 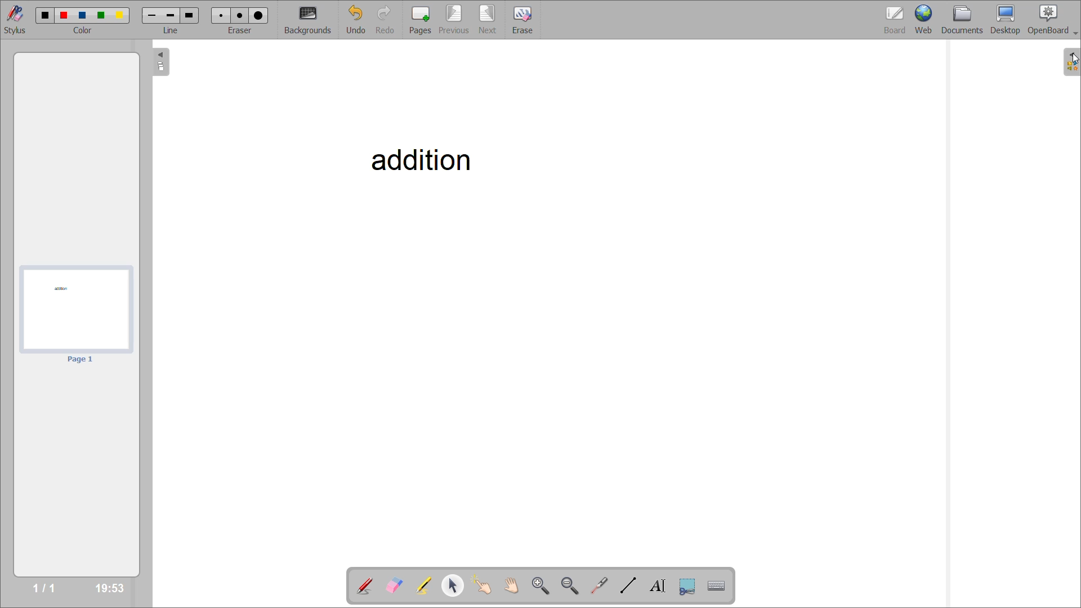 I want to click on color, so click(x=83, y=30).